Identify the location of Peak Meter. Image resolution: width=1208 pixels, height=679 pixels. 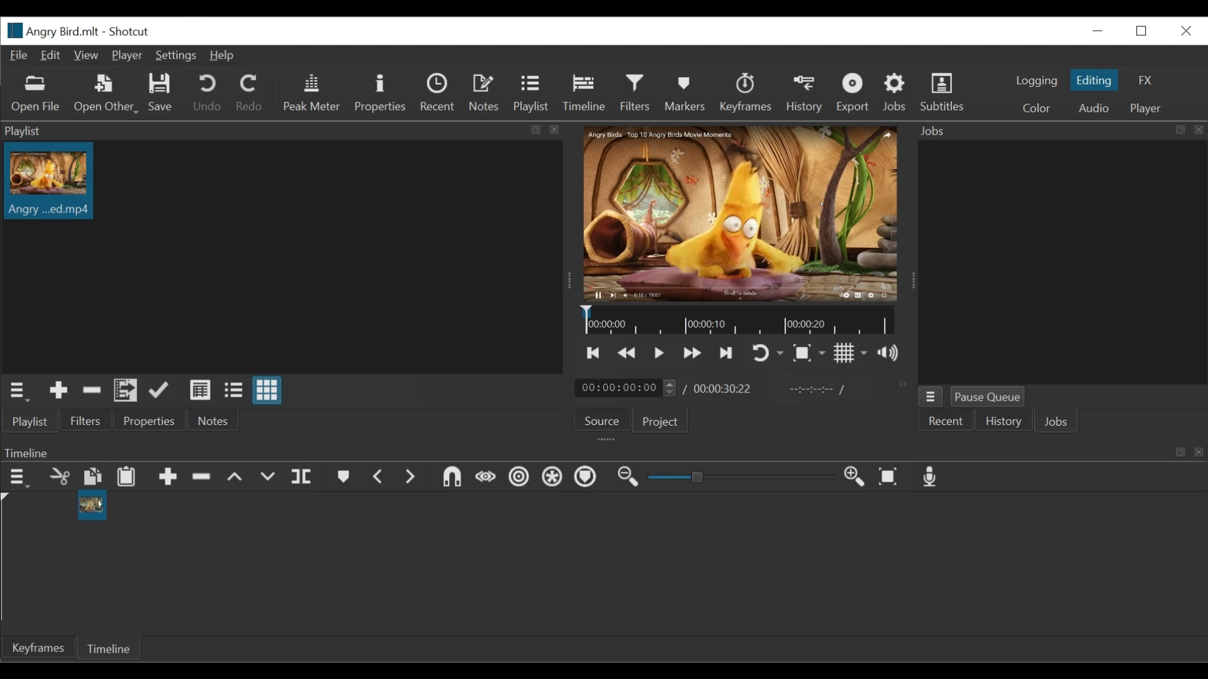
(309, 92).